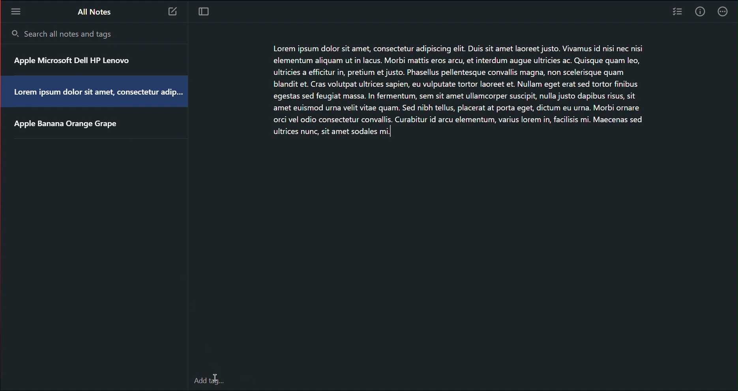 This screenshot has height=391, width=738. What do you see at coordinates (74, 124) in the screenshot?
I see `Apple Banana Orange Grape` at bounding box center [74, 124].